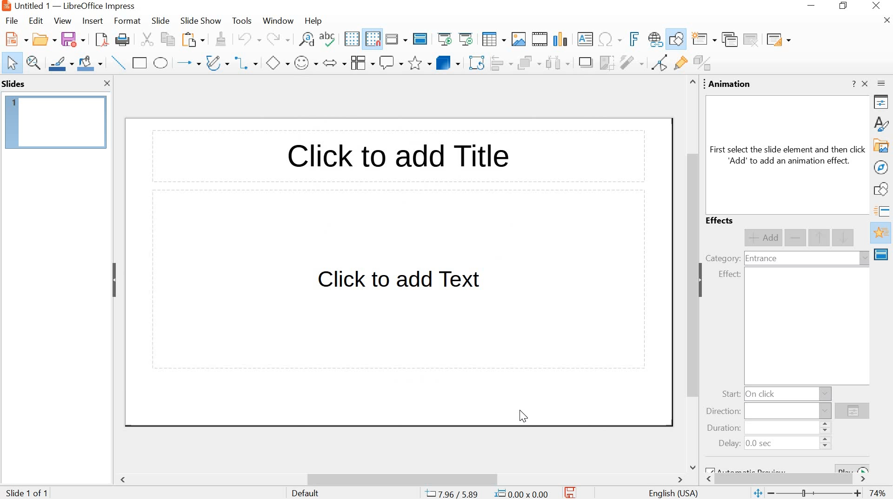 This screenshot has height=499, width=893. I want to click on help about this sidebar deck, so click(853, 84).